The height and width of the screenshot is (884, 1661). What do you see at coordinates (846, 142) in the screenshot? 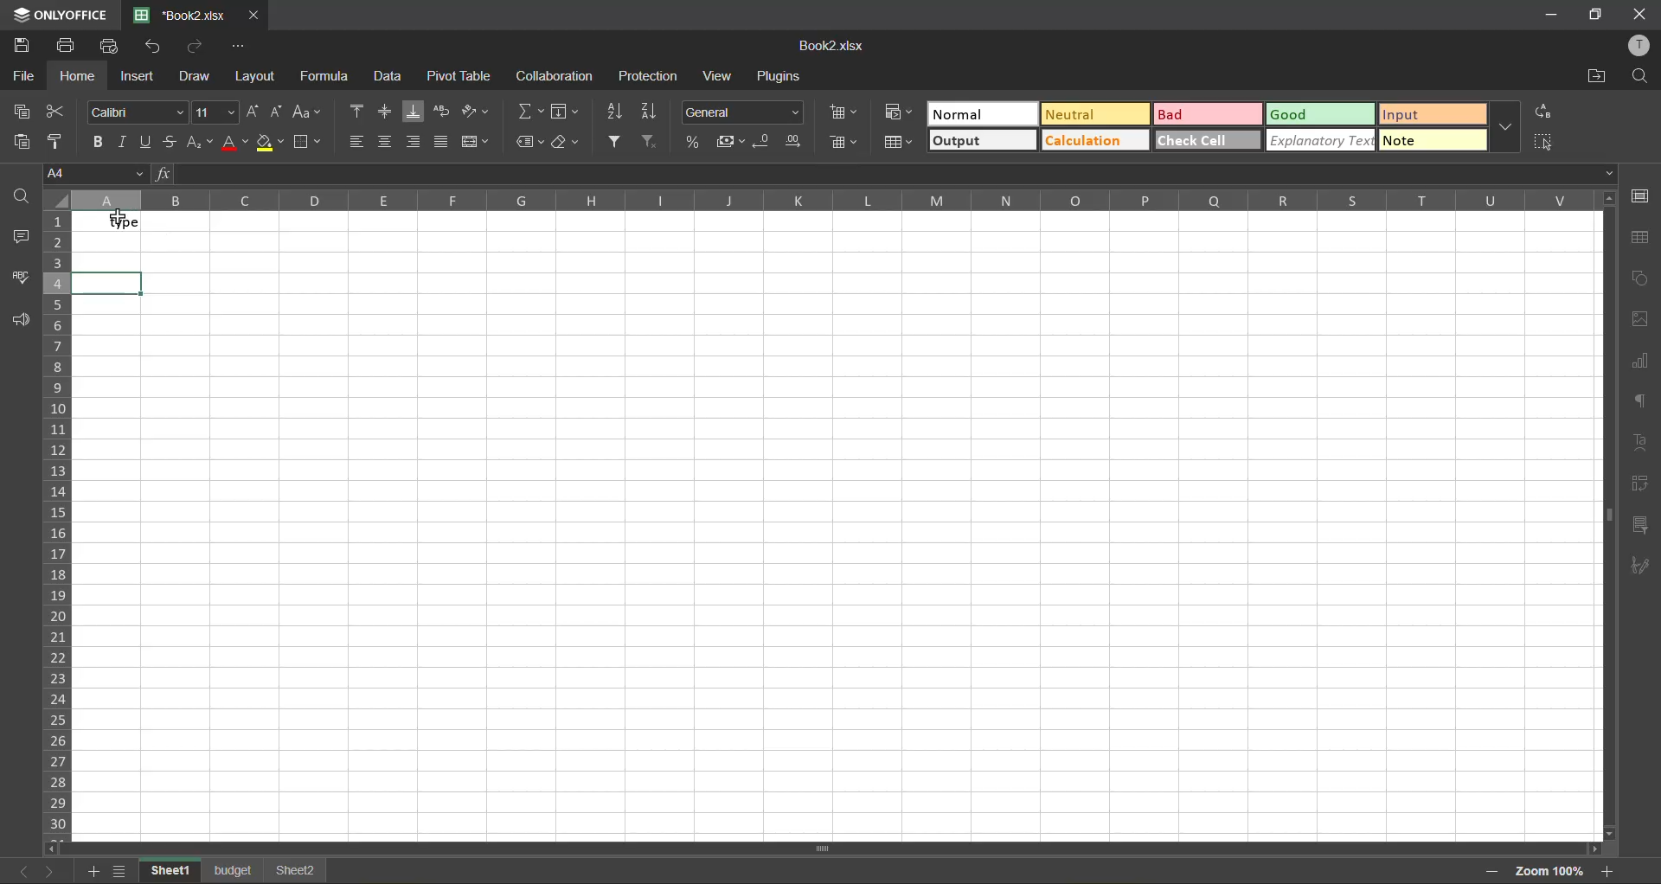
I see `delete cells` at bounding box center [846, 142].